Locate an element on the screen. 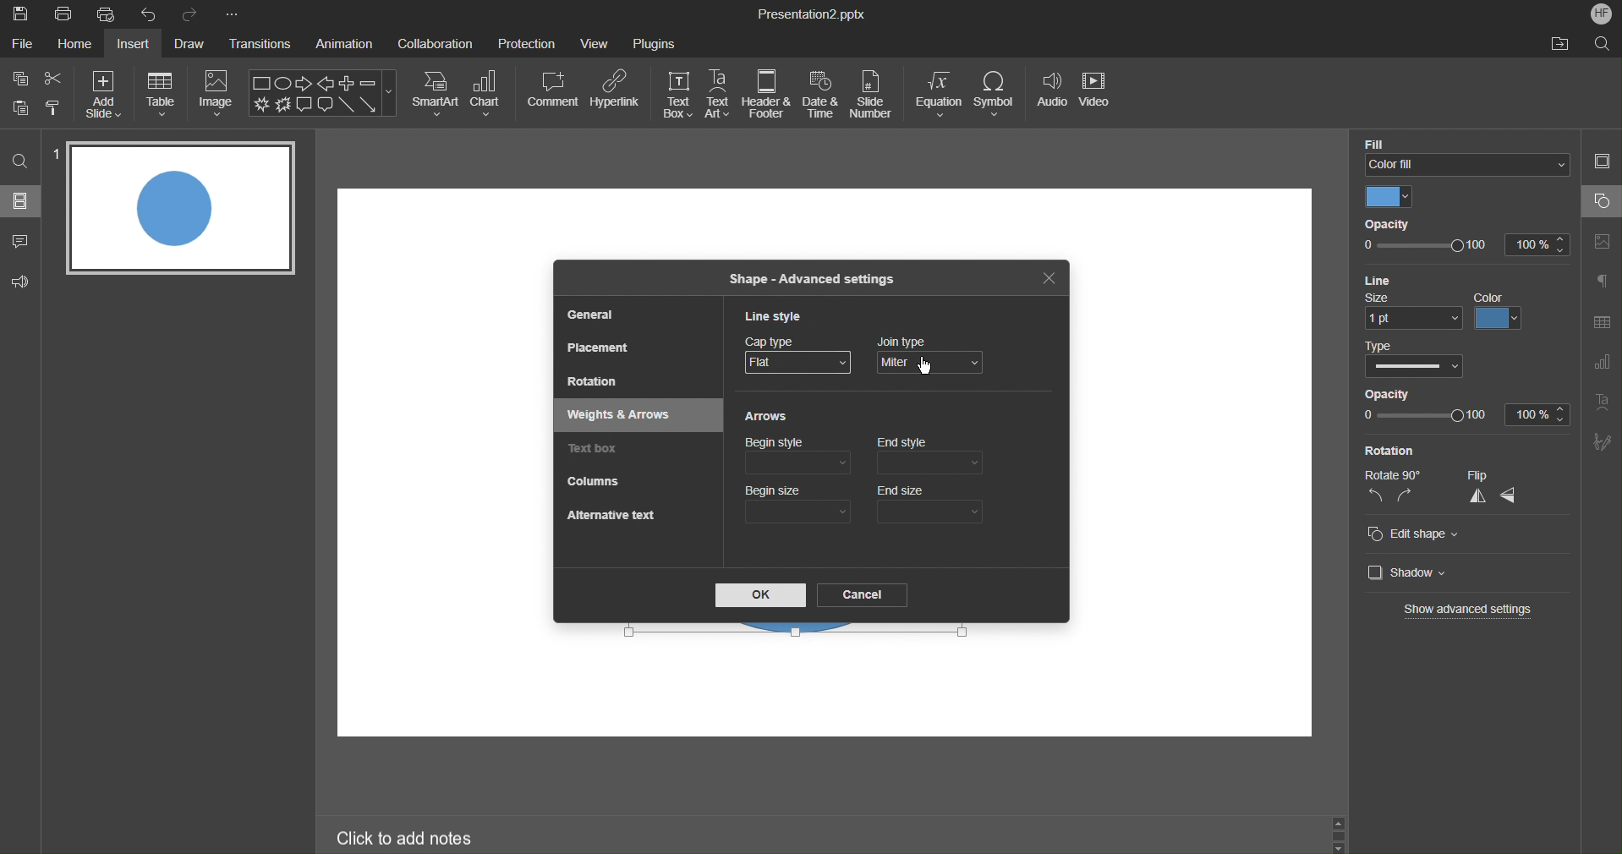  mouse pointer is located at coordinates (929, 370).